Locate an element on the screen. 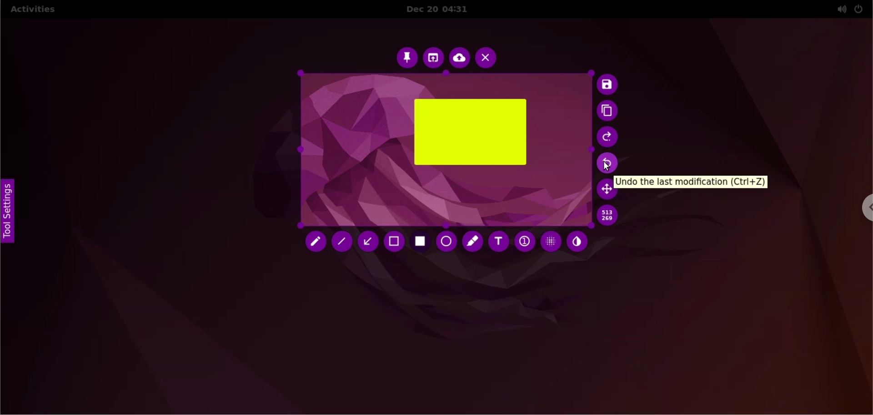 The width and height of the screenshot is (873, 415). Dec 20 04:31 is located at coordinates (441, 10).